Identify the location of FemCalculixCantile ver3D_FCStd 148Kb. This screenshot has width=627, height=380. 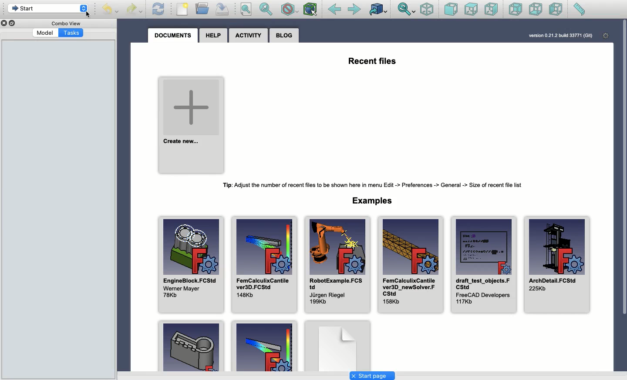
(263, 265).